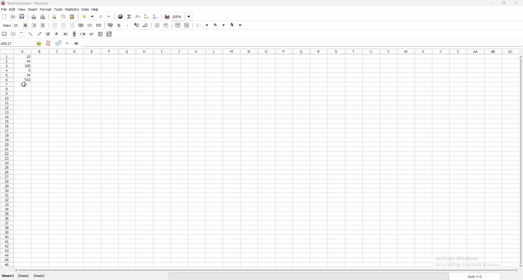  Describe the element at coordinates (136, 25) in the screenshot. I see `increase decimals` at that location.